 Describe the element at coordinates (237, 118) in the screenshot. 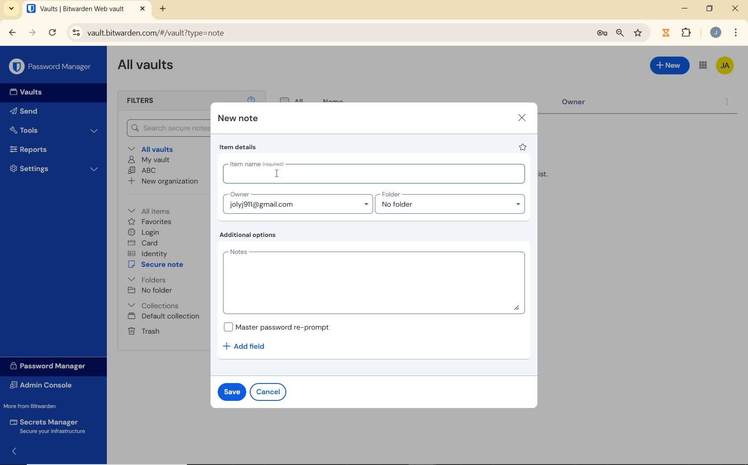

I see `new note` at that location.